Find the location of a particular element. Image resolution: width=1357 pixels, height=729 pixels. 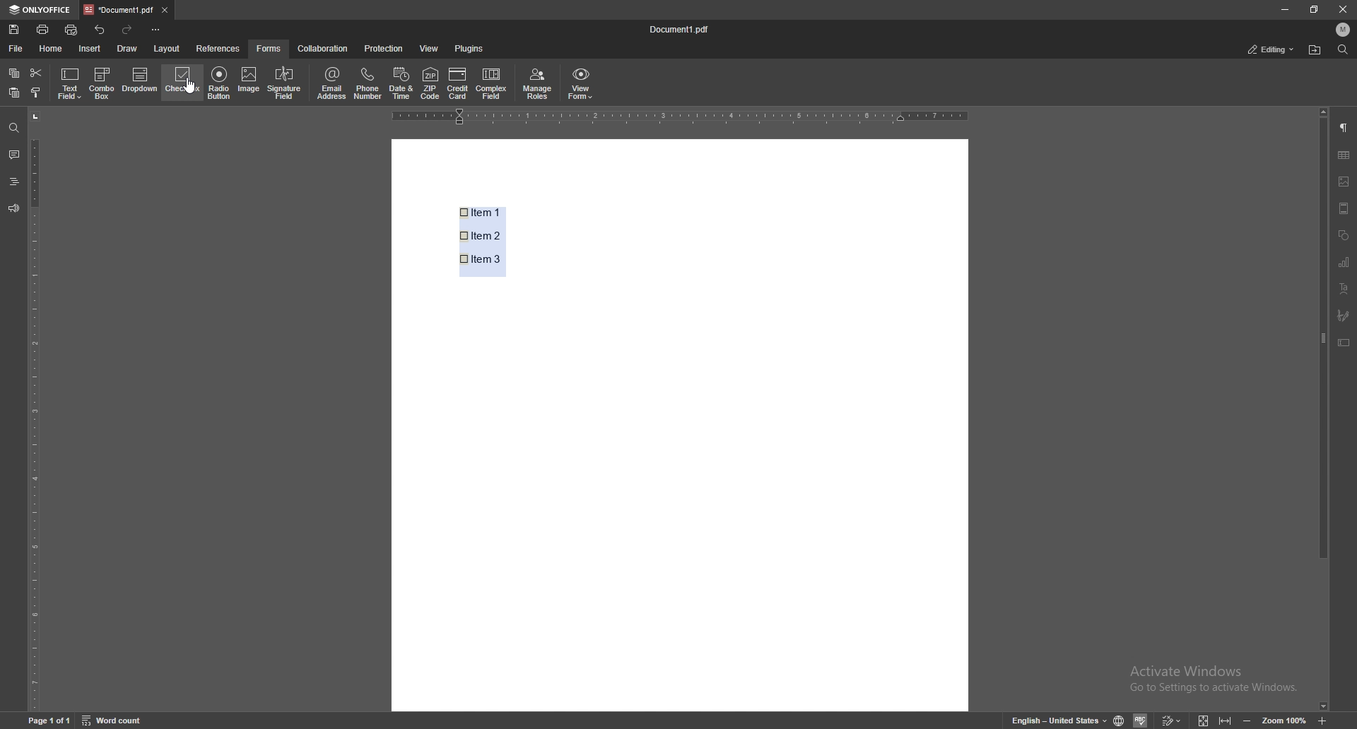

page is located at coordinates (49, 720).